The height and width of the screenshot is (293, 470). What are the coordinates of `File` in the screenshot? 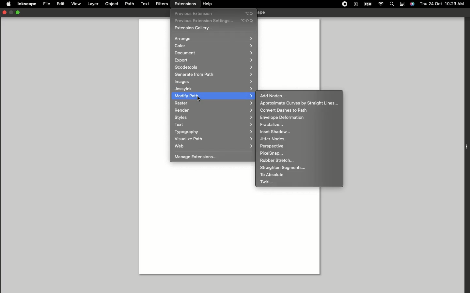 It's located at (47, 4).